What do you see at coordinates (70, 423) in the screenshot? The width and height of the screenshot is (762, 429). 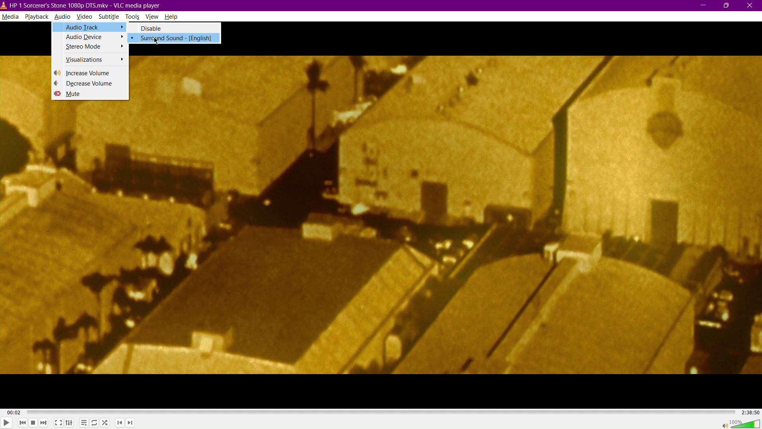 I see `Advanced Settings` at bounding box center [70, 423].